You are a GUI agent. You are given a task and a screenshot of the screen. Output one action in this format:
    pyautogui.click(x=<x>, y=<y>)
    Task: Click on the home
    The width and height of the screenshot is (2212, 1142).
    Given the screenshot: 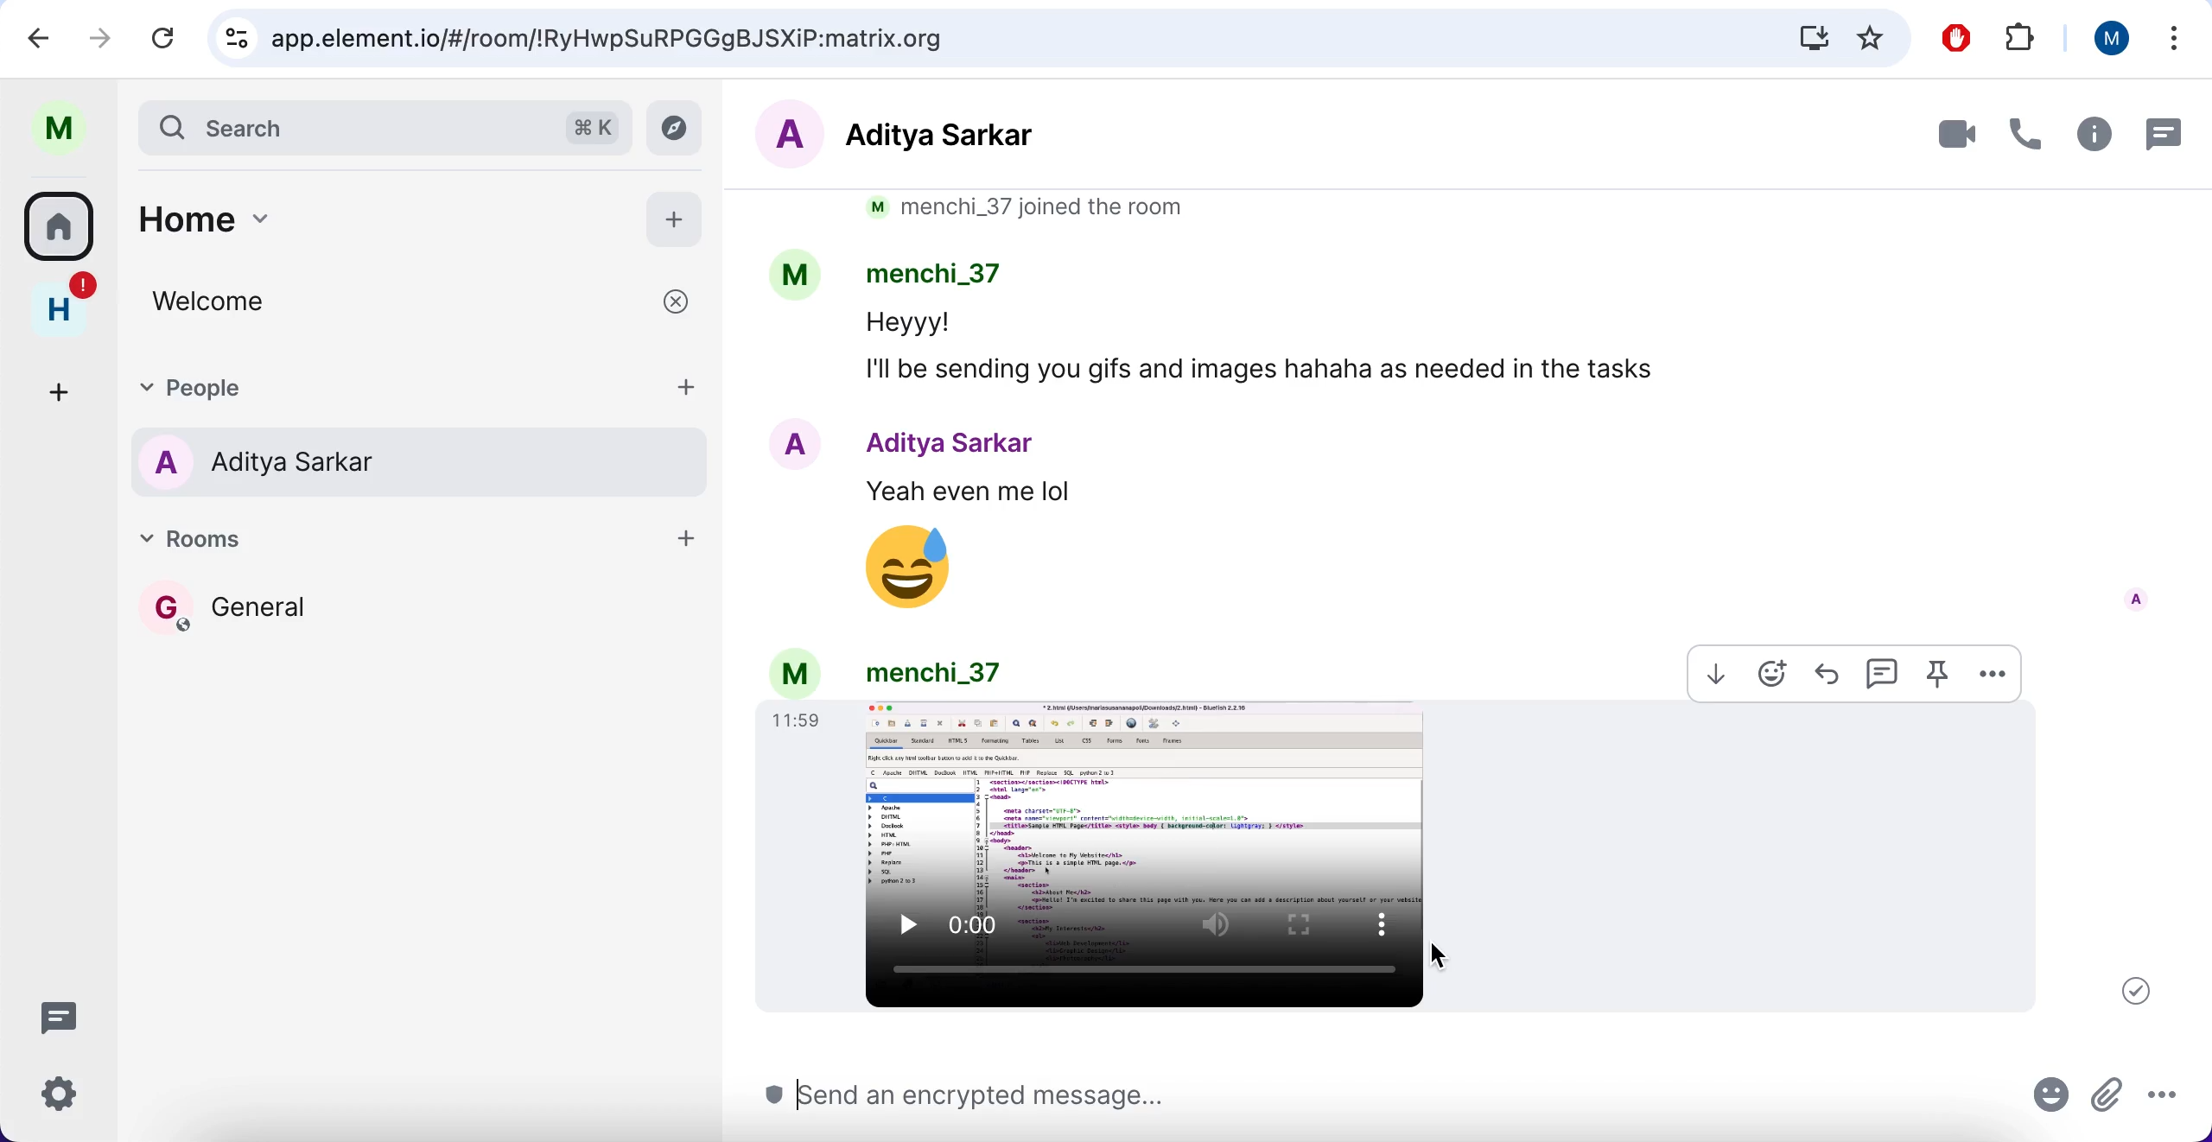 What is the action you would take?
    pyautogui.click(x=60, y=301)
    